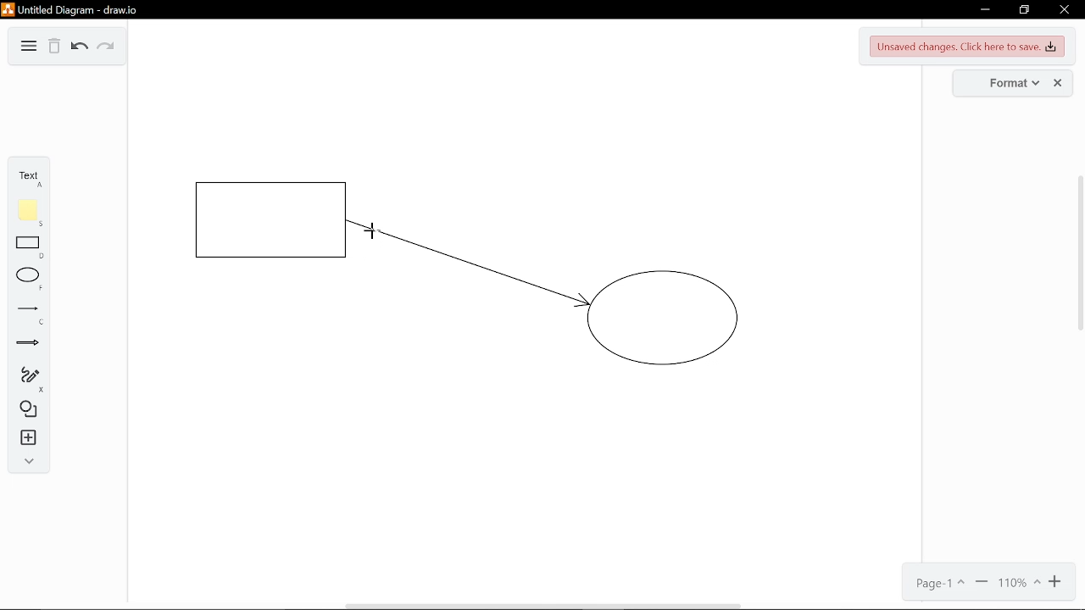 The width and height of the screenshot is (1085, 610). I want to click on Close, so click(1066, 8).